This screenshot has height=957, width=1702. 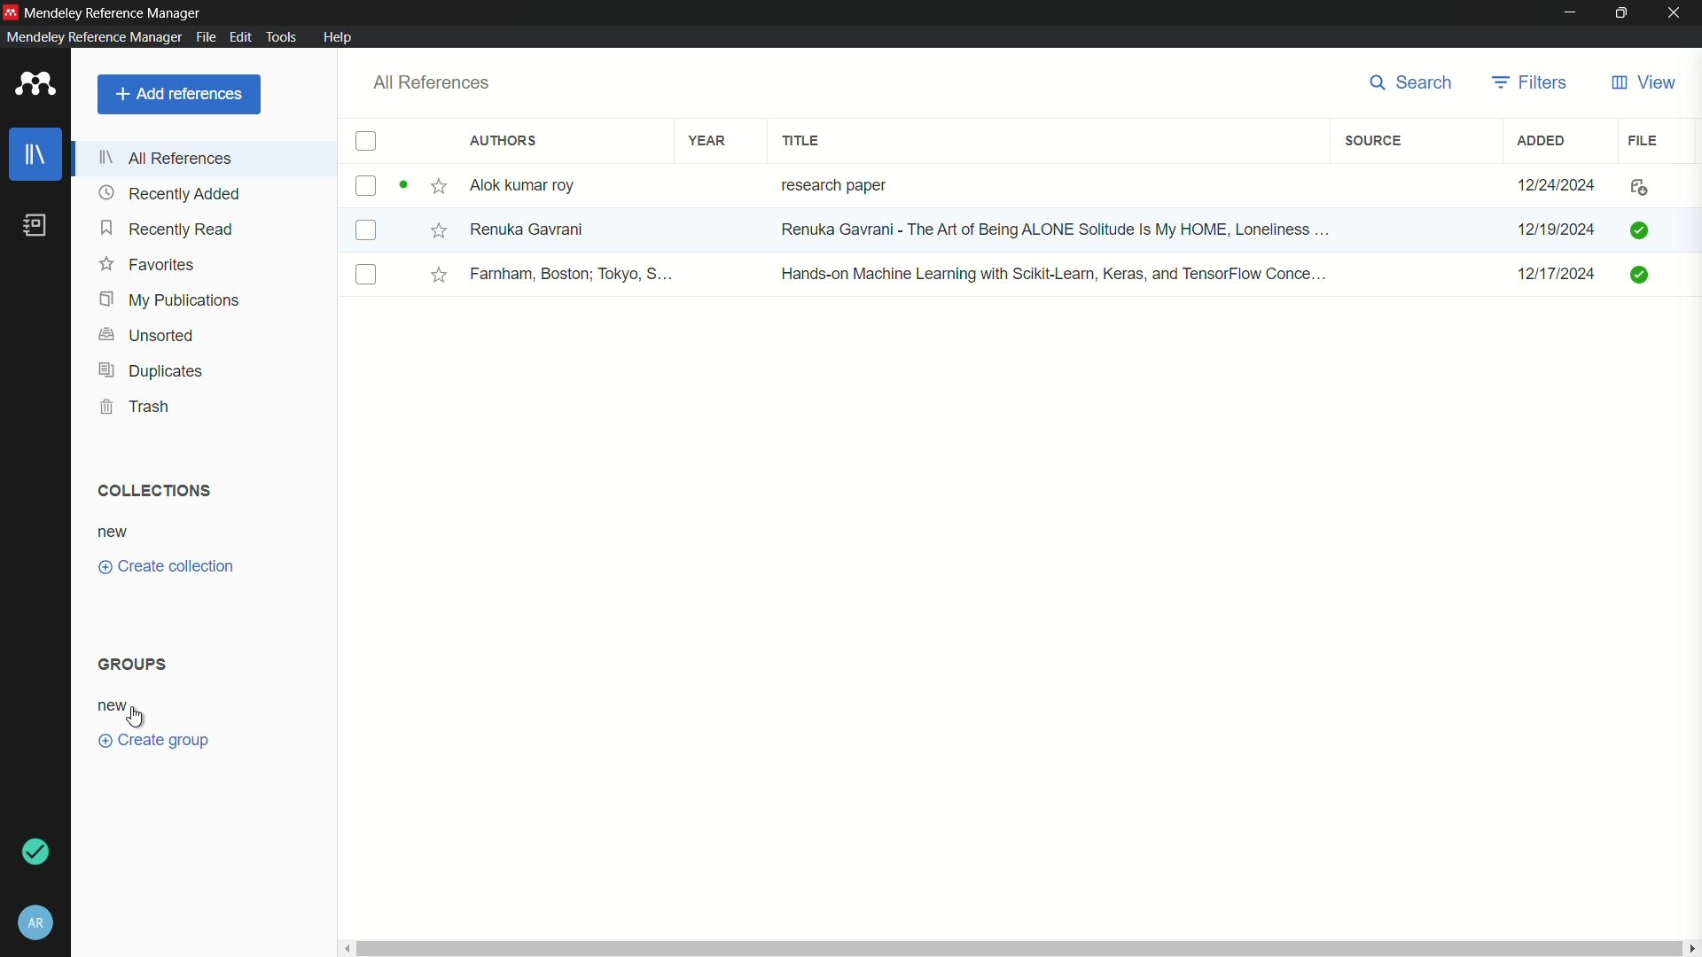 What do you see at coordinates (115, 11) in the screenshot?
I see `Mendeley Reference Manager` at bounding box center [115, 11].